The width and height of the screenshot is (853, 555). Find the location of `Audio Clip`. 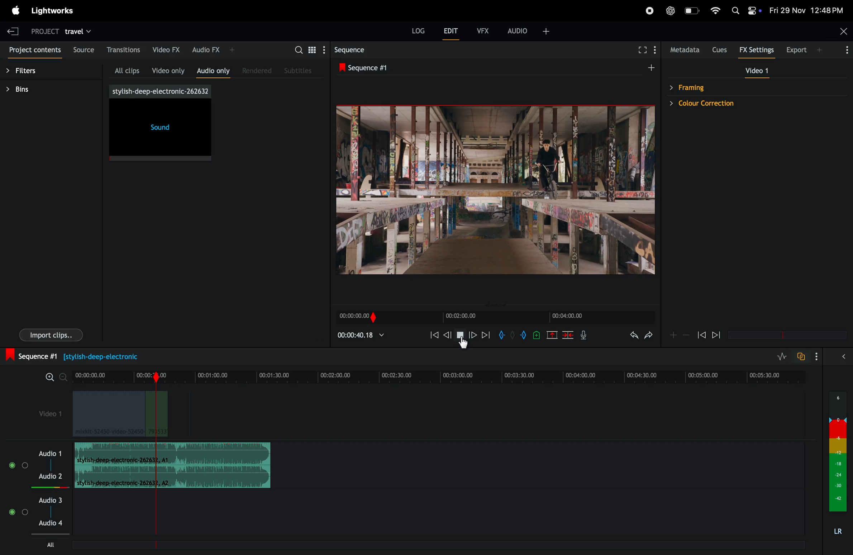

Audio Clip is located at coordinates (173, 478).